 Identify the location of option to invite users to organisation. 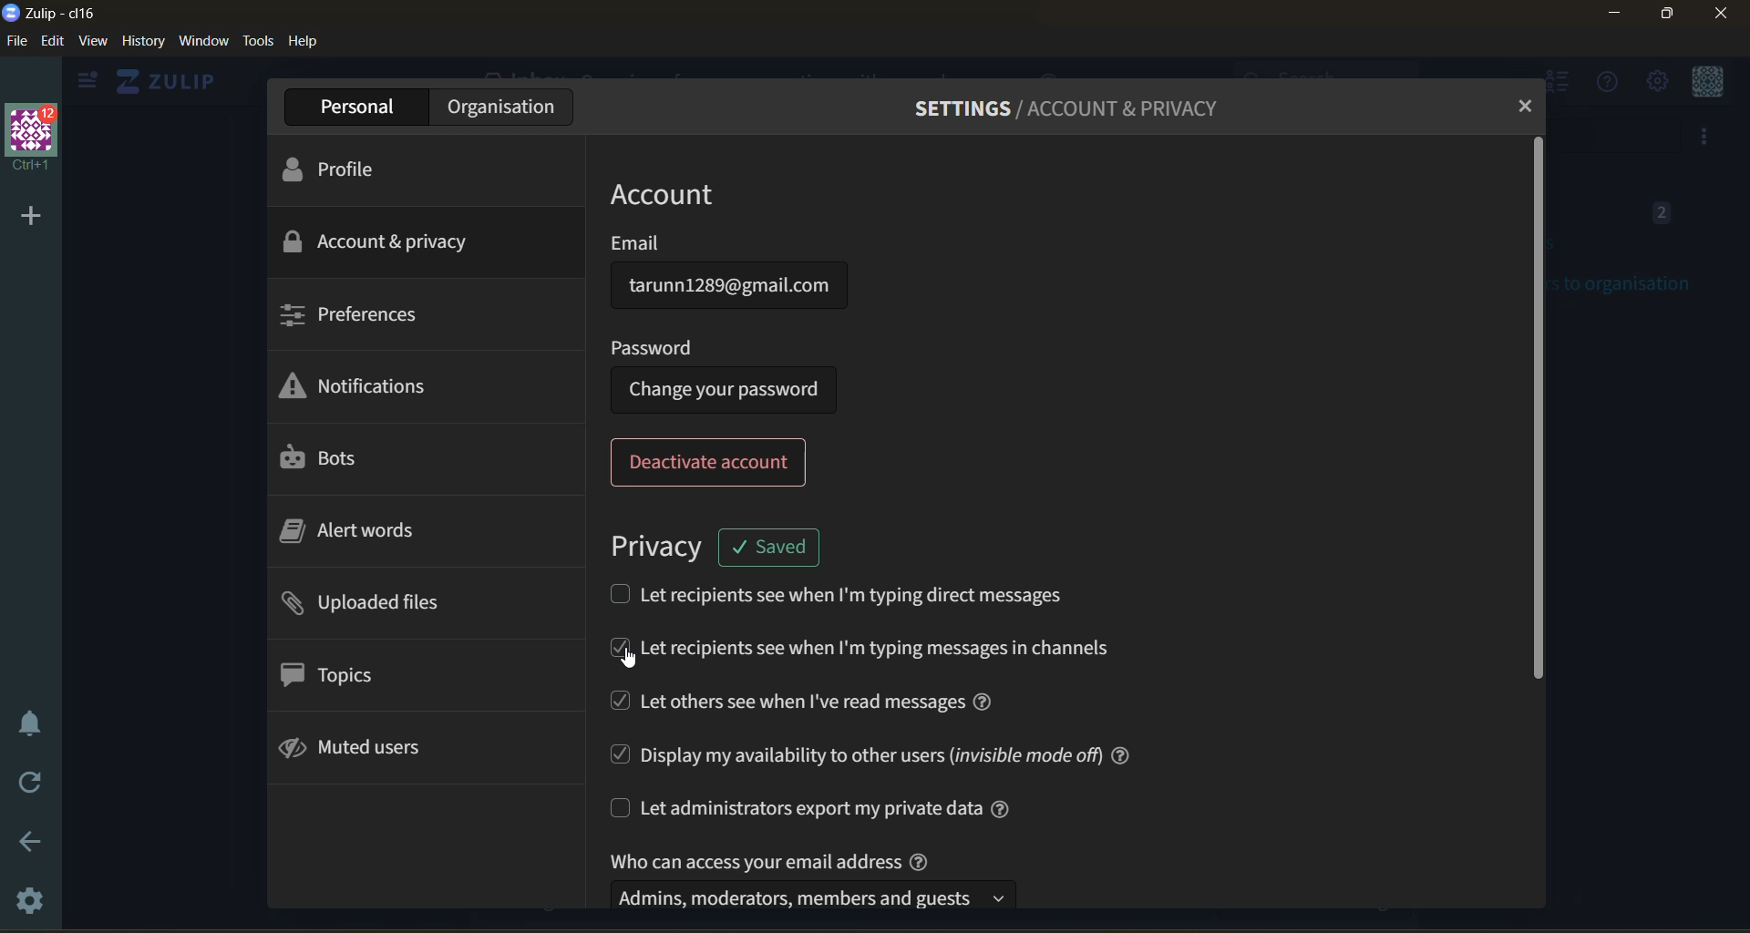
(1706, 138).